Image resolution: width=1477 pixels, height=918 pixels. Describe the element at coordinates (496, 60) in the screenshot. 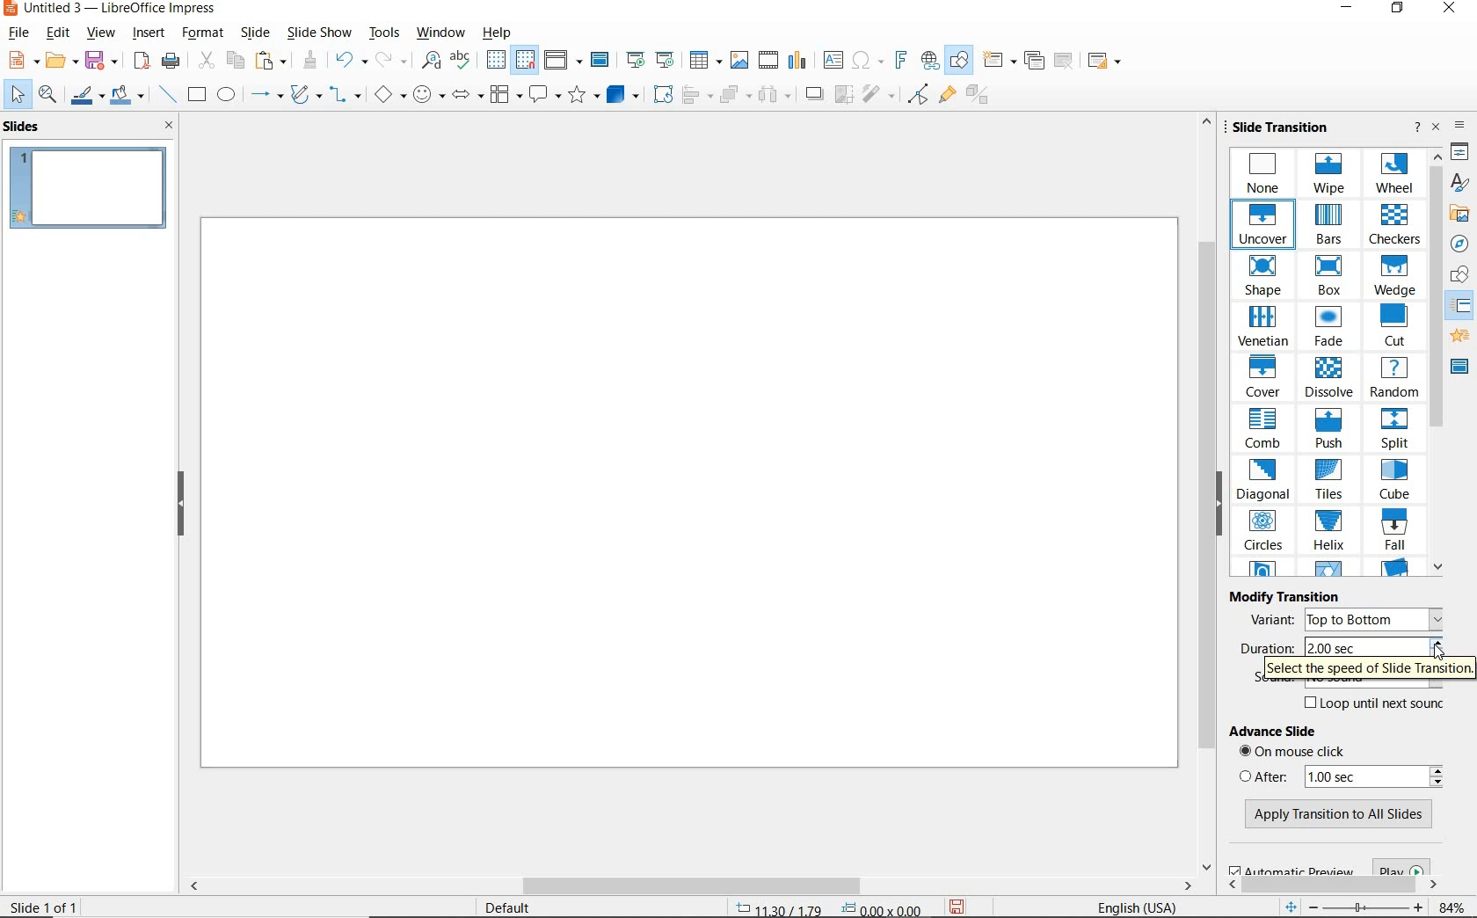

I see `DISPLAY GRID` at that location.